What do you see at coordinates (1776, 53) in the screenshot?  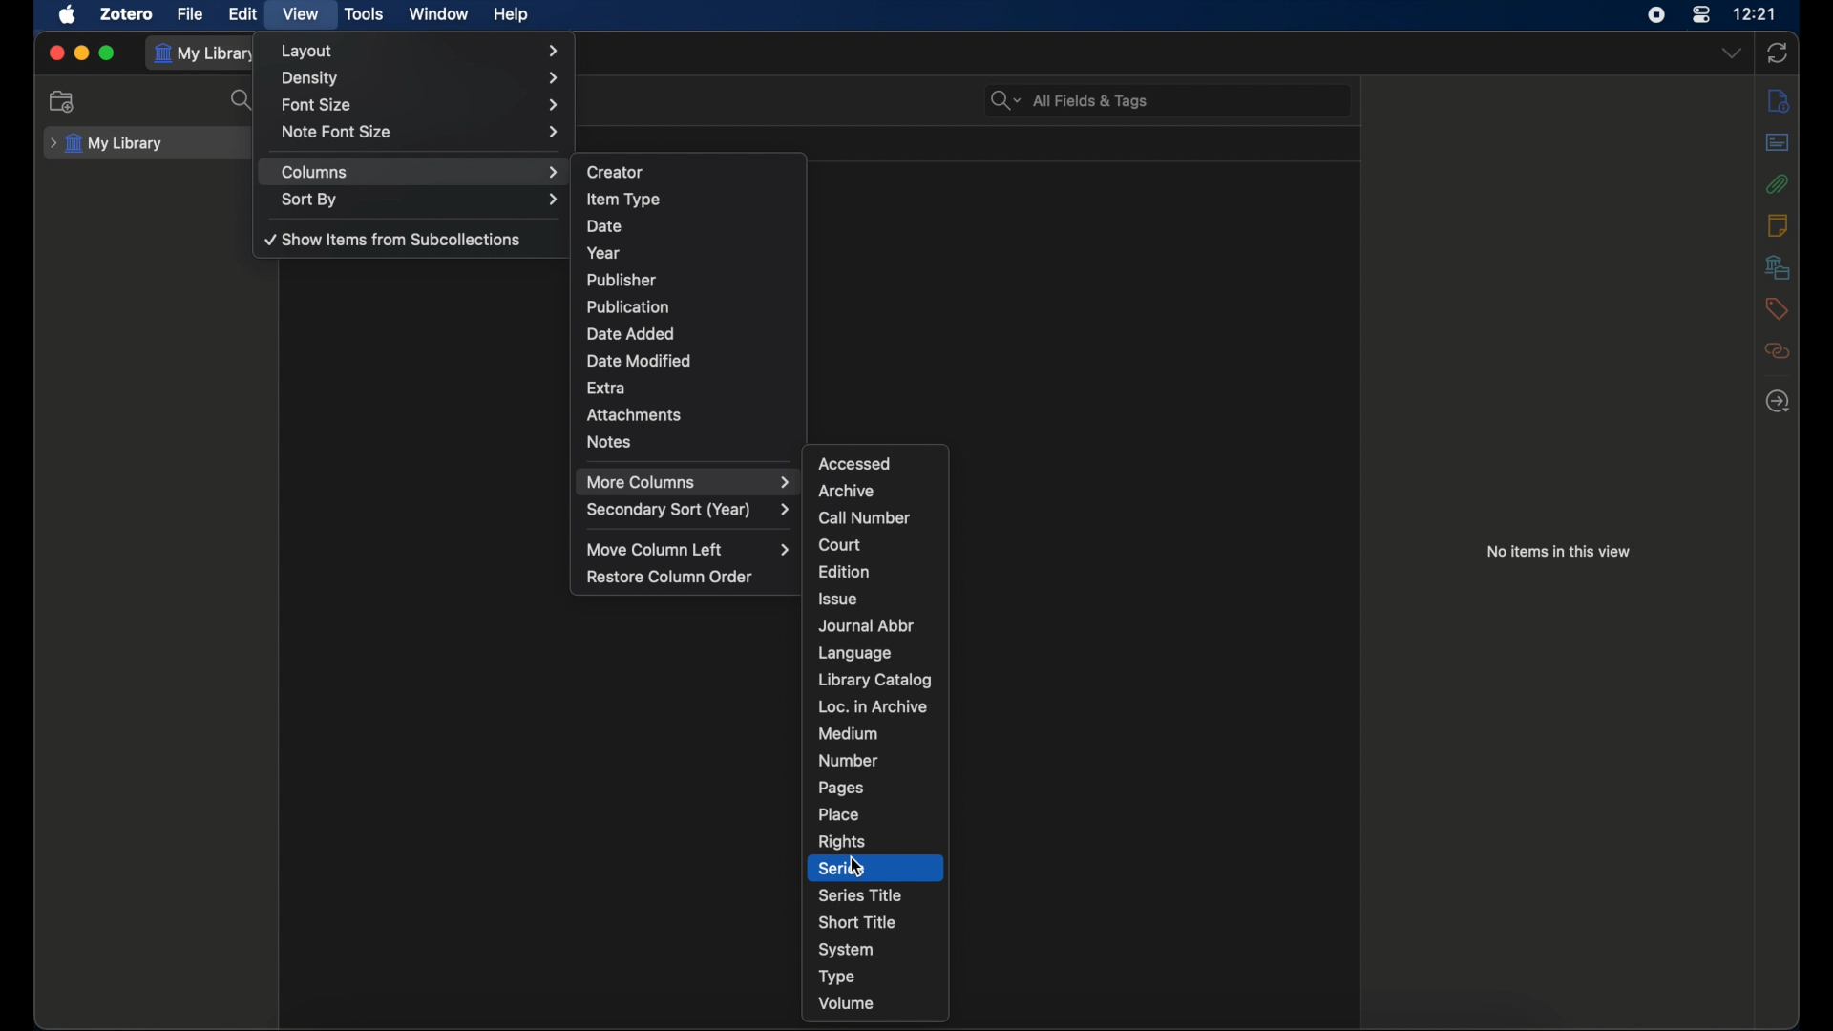 I see `sync` at bounding box center [1776, 53].